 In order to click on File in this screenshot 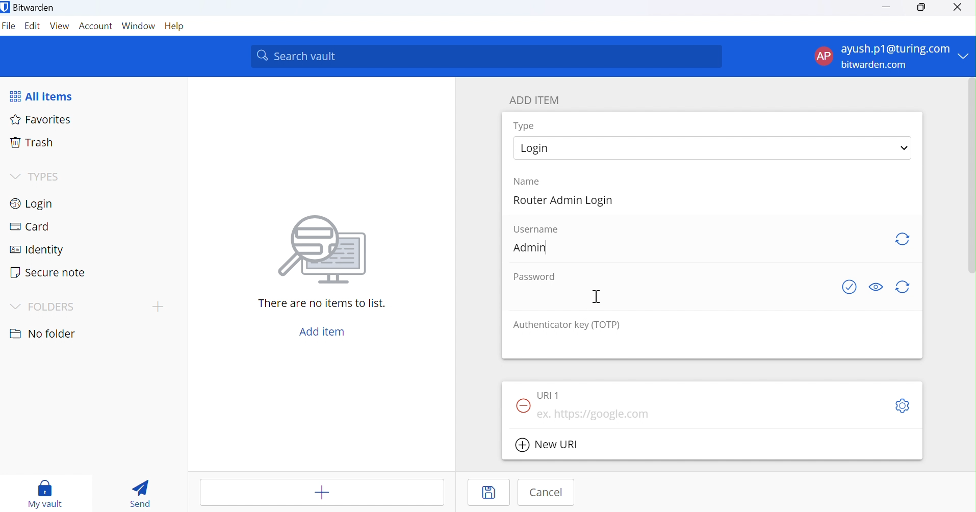, I will do `click(9, 28)`.